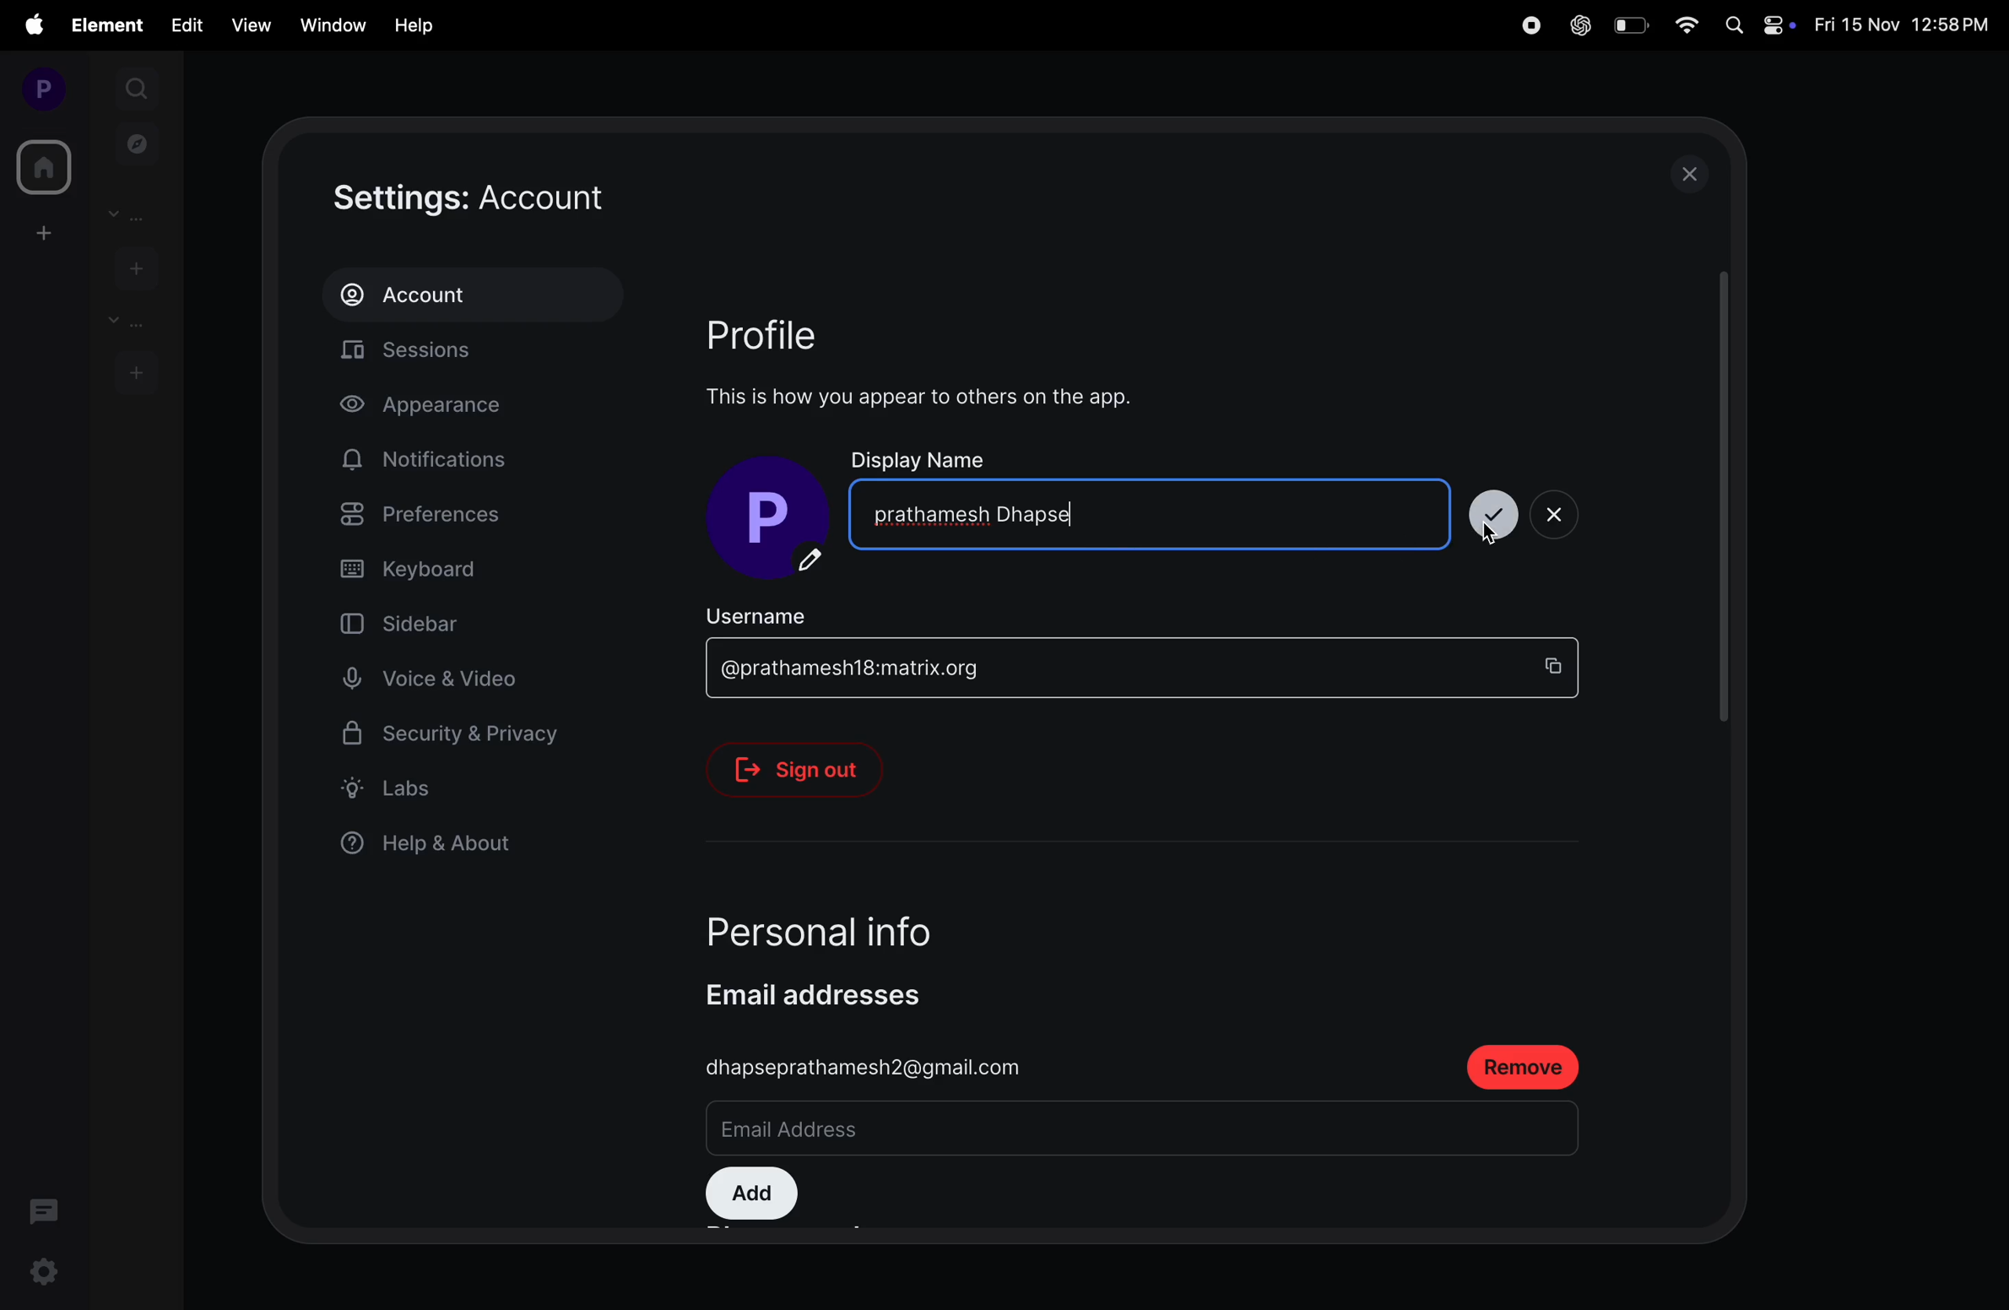 This screenshot has height=1310, width=2009. What do you see at coordinates (123, 322) in the screenshot?
I see `rooms` at bounding box center [123, 322].